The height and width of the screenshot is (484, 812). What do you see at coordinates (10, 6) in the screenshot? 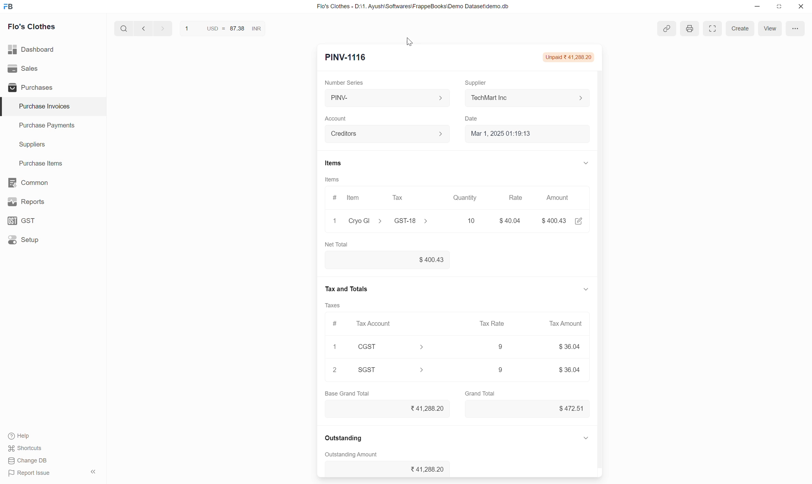
I see `frappe books logo` at bounding box center [10, 6].